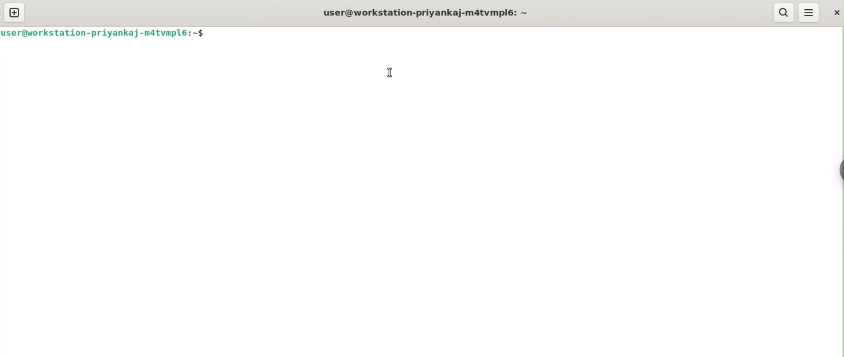 The width and height of the screenshot is (844, 357). Describe the element at coordinates (840, 171) in the screenshot. I see `sidebar` at that location.